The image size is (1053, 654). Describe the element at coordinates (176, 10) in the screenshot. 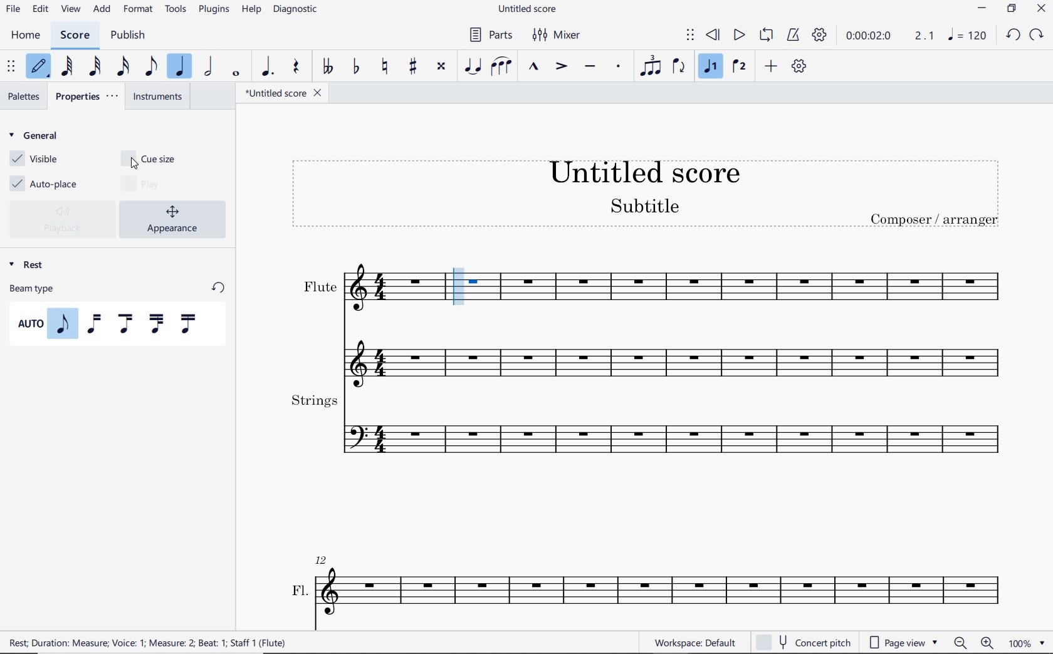

I see `TOOLS` at that location.